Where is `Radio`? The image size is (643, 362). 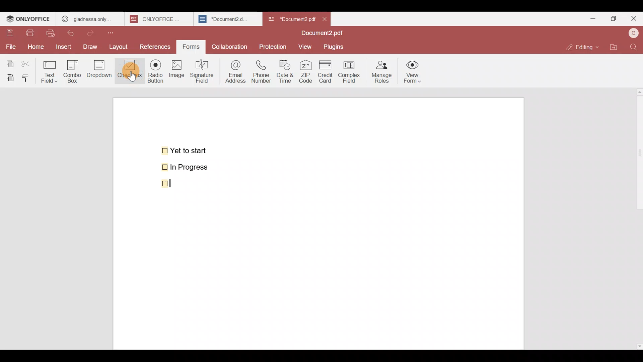 Radio is located at coordinates (153, 73).